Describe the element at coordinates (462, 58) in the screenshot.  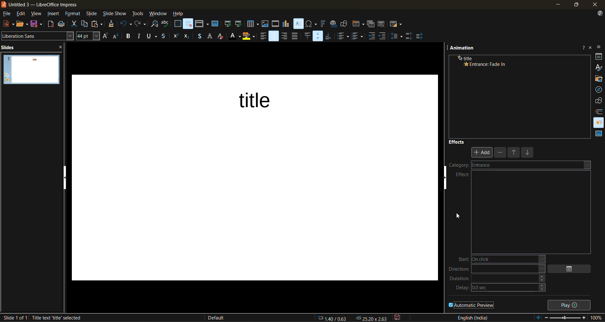
I see `title` at that location.